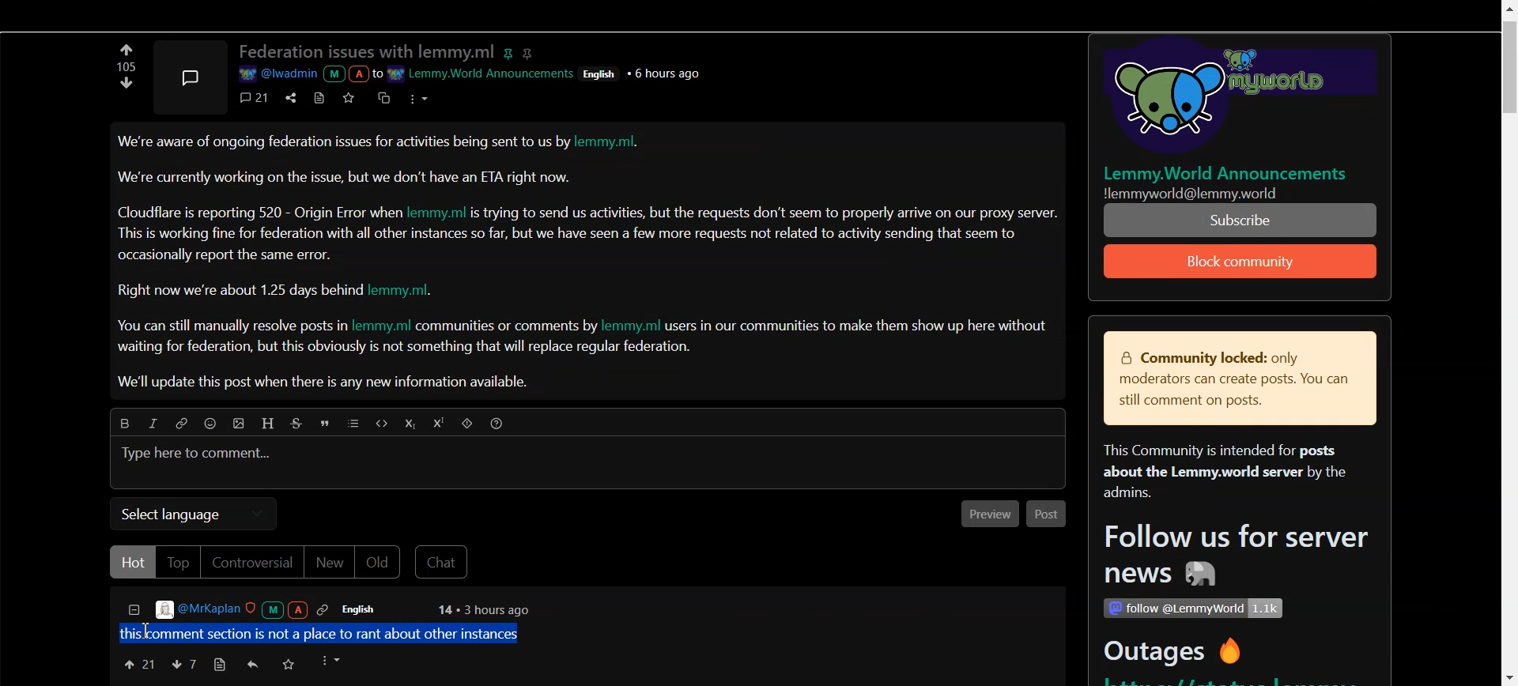 The image size is (1518, 686). I want to click on Text, so click(123, 66).